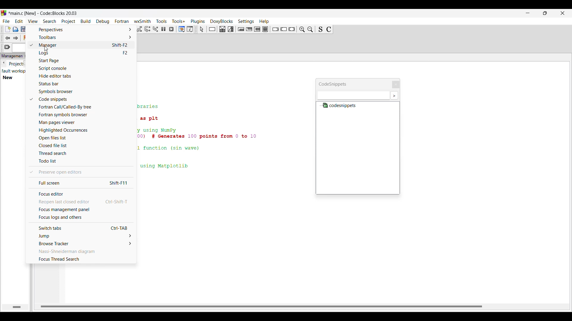  I want to click on Step into instruction, so click(155, 29).